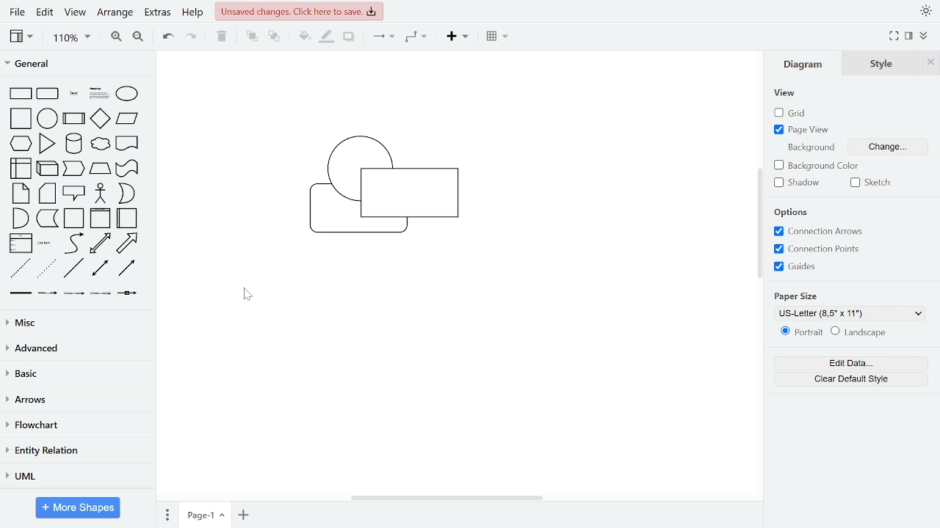  What do you see at coordinates (802, 130) in the screenshot?
I see `page view` at bounding box center [802, 130].